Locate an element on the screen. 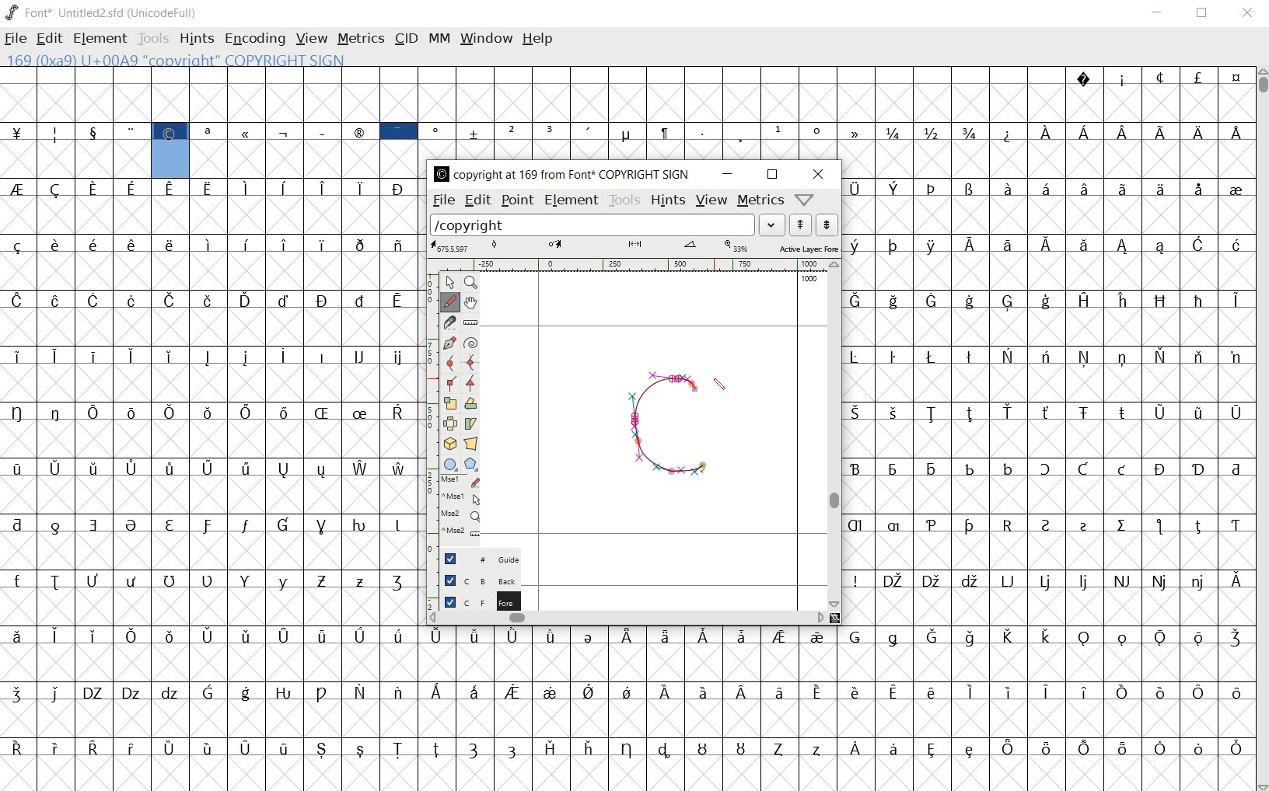  metrics is located at coordinates (759, 200).